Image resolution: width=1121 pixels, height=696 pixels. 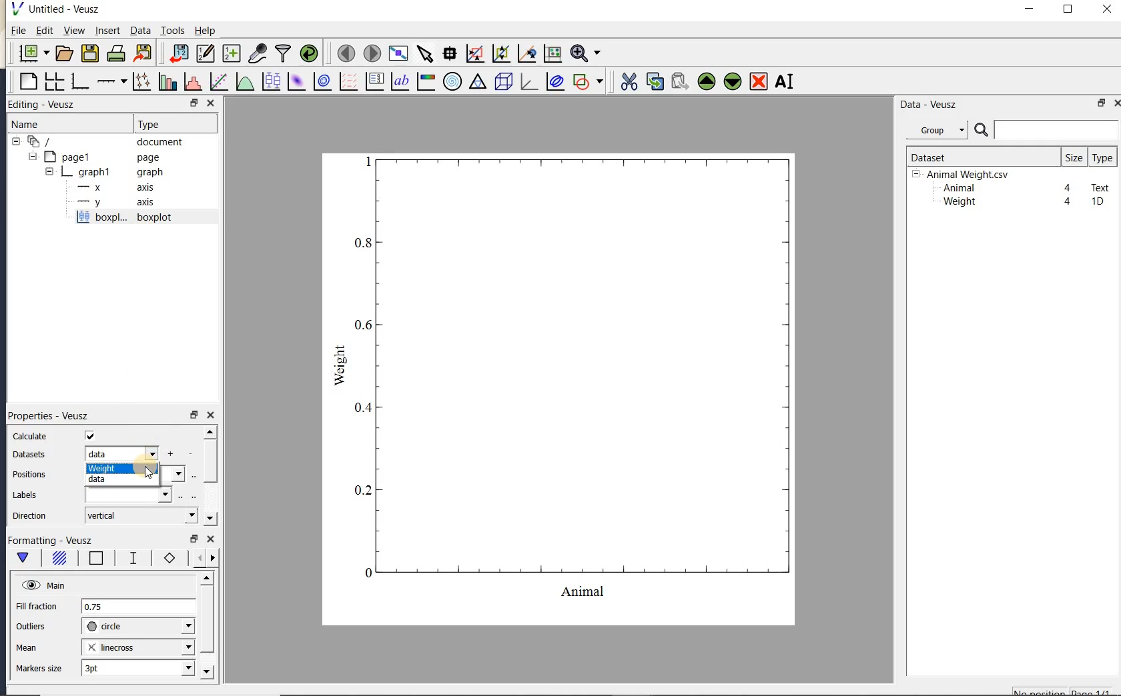 I want to click on remove the selected widget, so click(x=757, y=83).